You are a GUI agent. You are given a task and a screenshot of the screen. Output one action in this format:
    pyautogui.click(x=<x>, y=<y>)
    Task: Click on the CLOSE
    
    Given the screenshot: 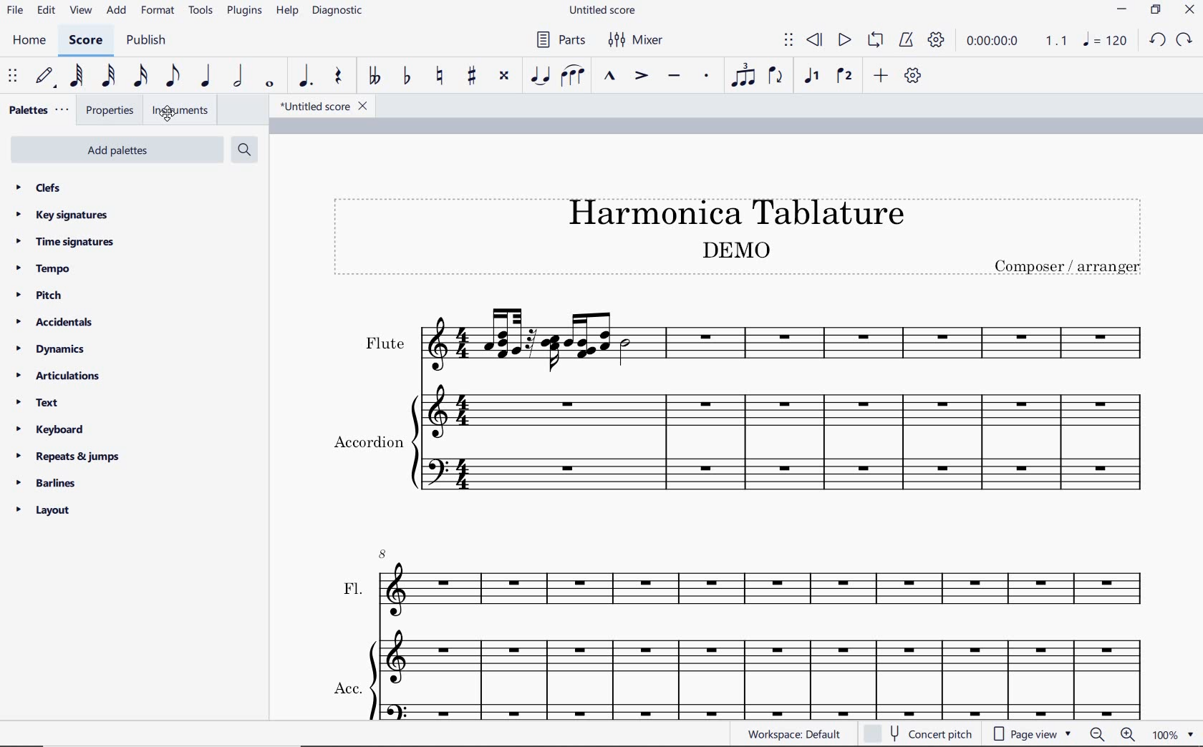 What is the action you would take?
    pyautogui.click(x=1189, y=9)
    